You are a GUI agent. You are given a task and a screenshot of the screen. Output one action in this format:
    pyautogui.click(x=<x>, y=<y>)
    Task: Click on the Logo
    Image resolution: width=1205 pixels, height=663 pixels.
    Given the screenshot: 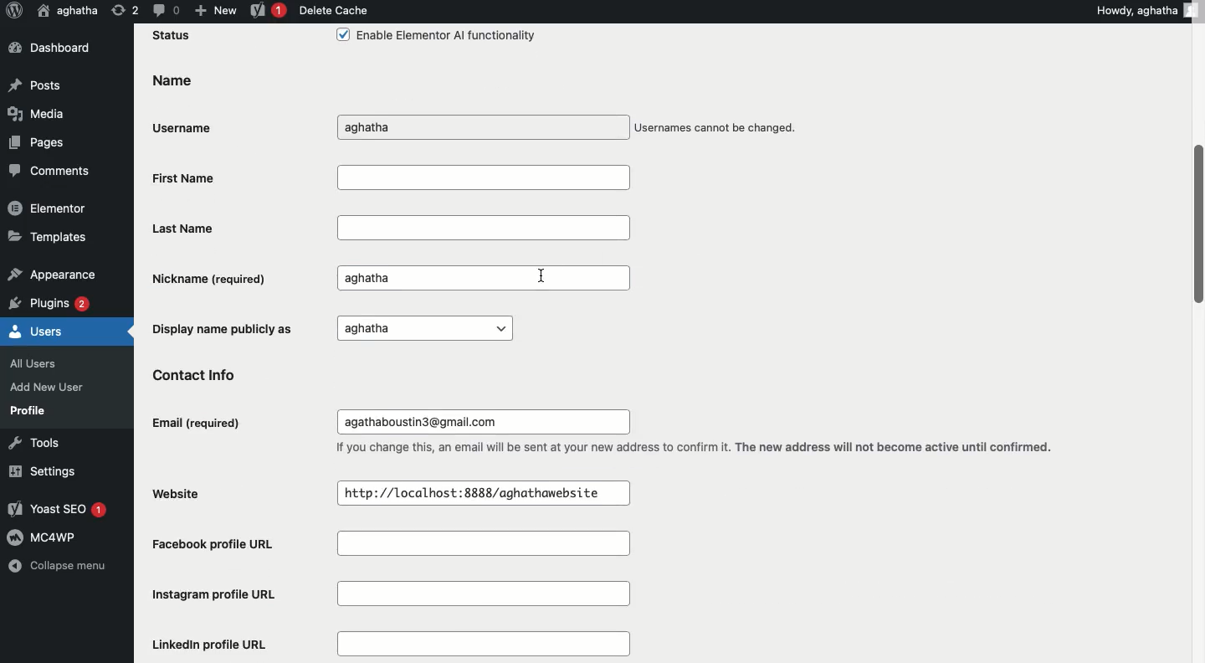 What is the action you would take?
    pyautogui.click(x=13, y=11)
    